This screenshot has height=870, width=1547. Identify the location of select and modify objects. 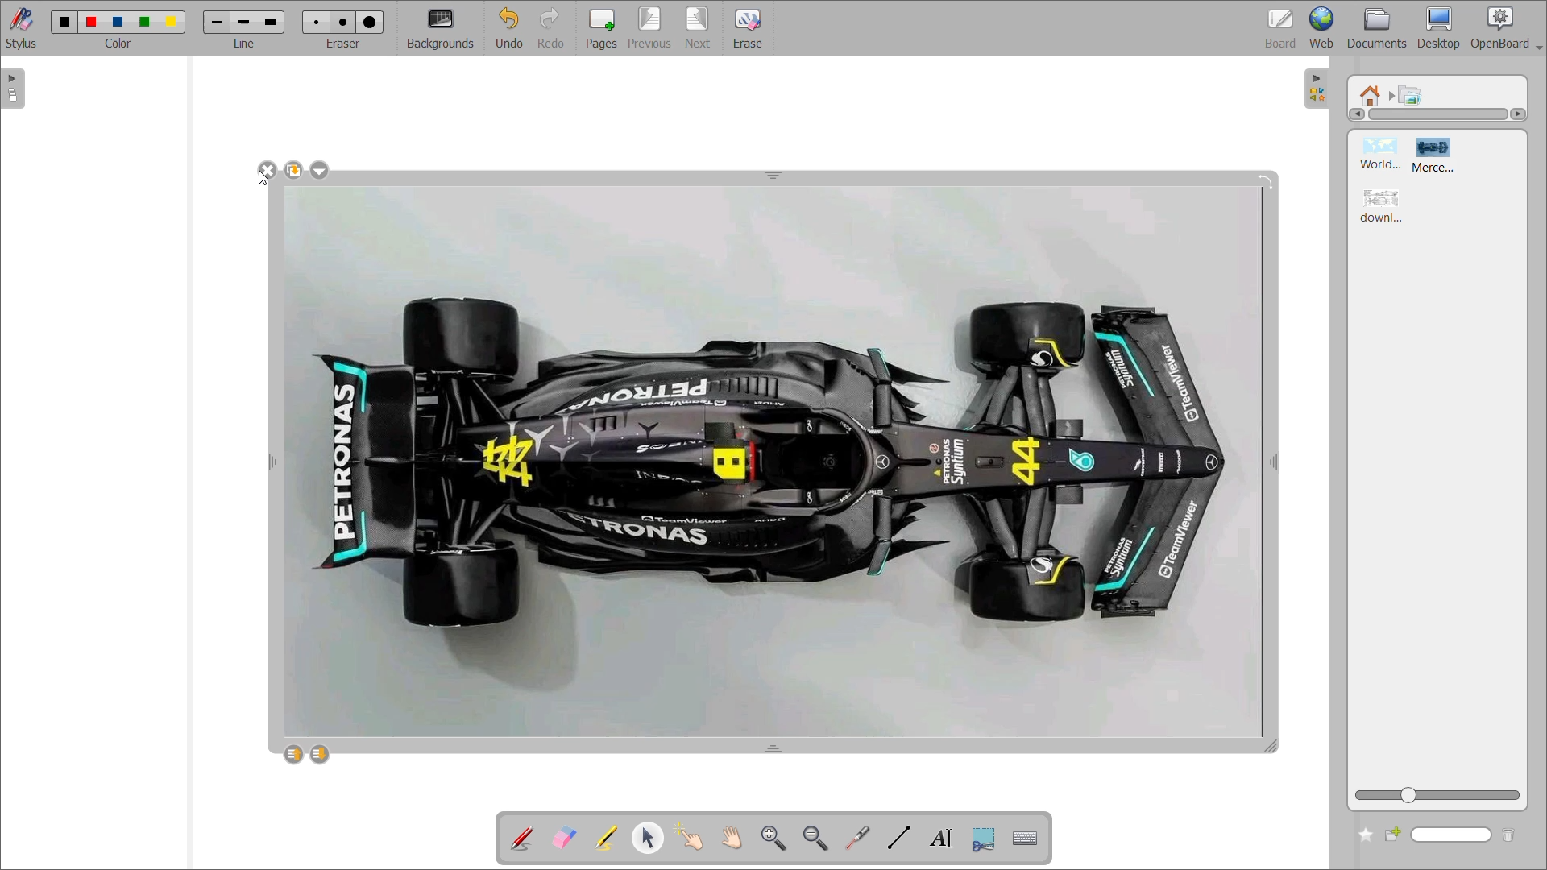
(647, 838).